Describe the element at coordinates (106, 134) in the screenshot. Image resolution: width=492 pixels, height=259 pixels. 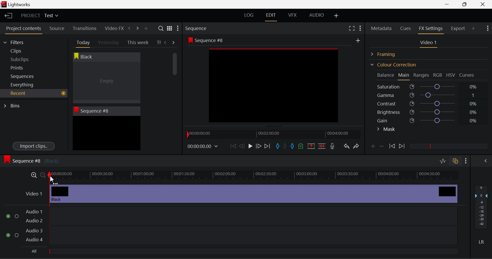
I see `Recent Clip` at that location.